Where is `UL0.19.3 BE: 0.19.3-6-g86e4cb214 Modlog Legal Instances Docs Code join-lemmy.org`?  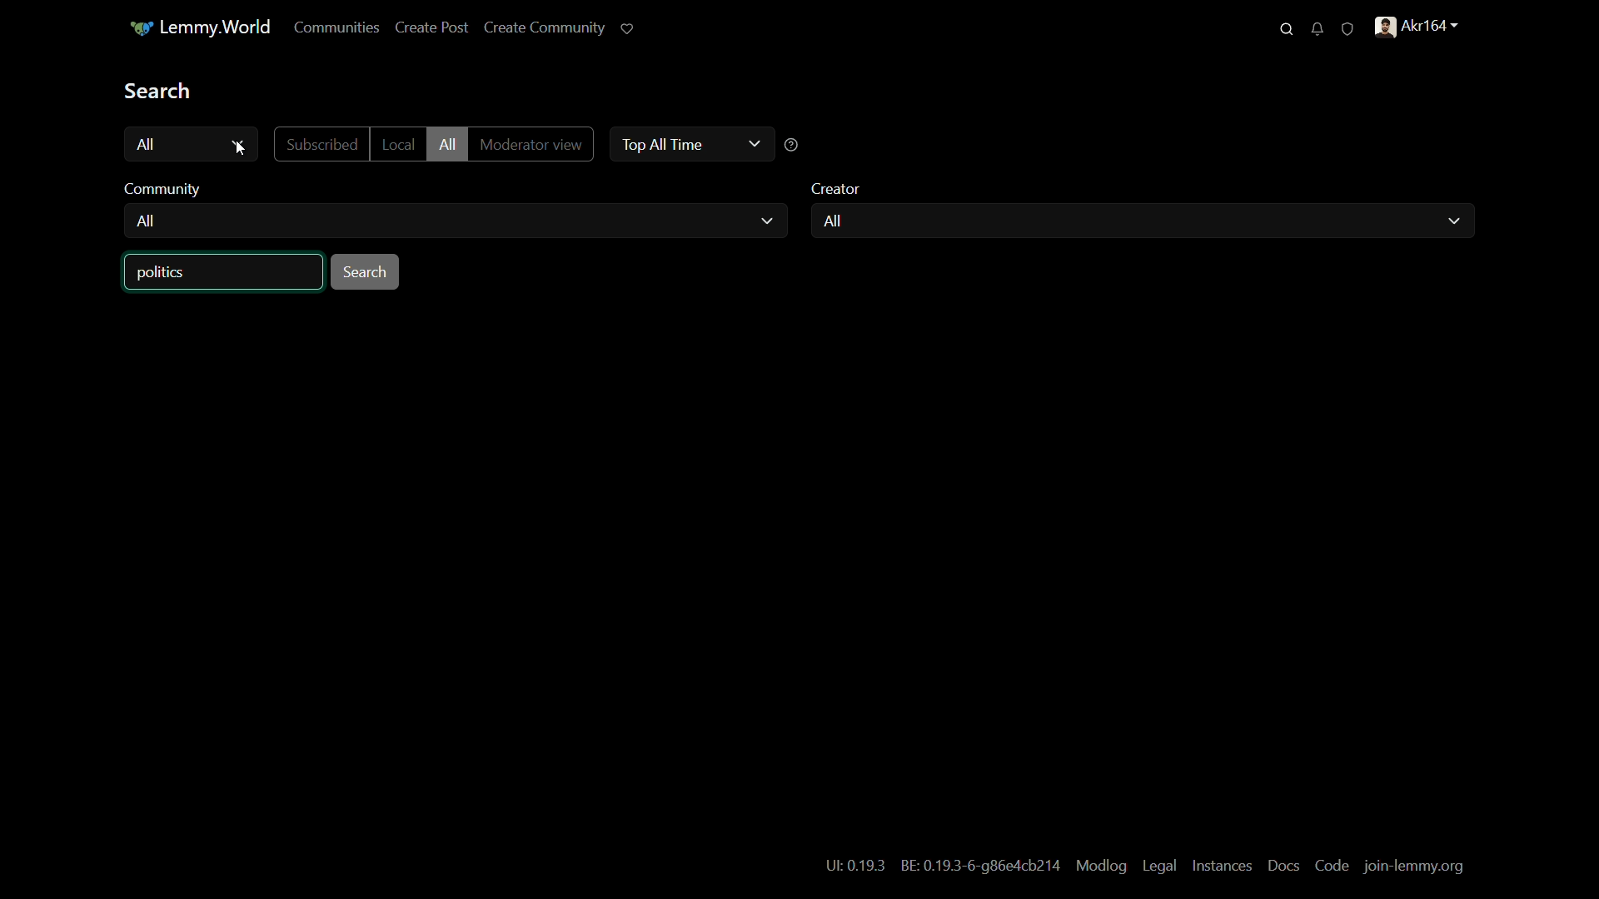
UL0.19.3 BE: 0.19.3-6-g86e4cb214 Modlog Legal Instances Docs Code join-lemmy.org is located at coordinates (1145, 865).